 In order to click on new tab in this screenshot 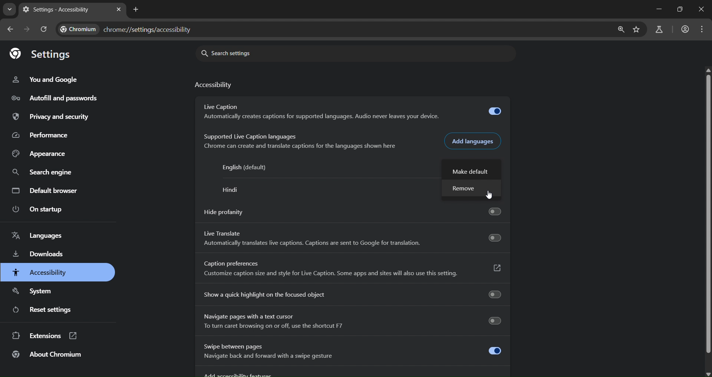, I will do `click(136, 10)`.